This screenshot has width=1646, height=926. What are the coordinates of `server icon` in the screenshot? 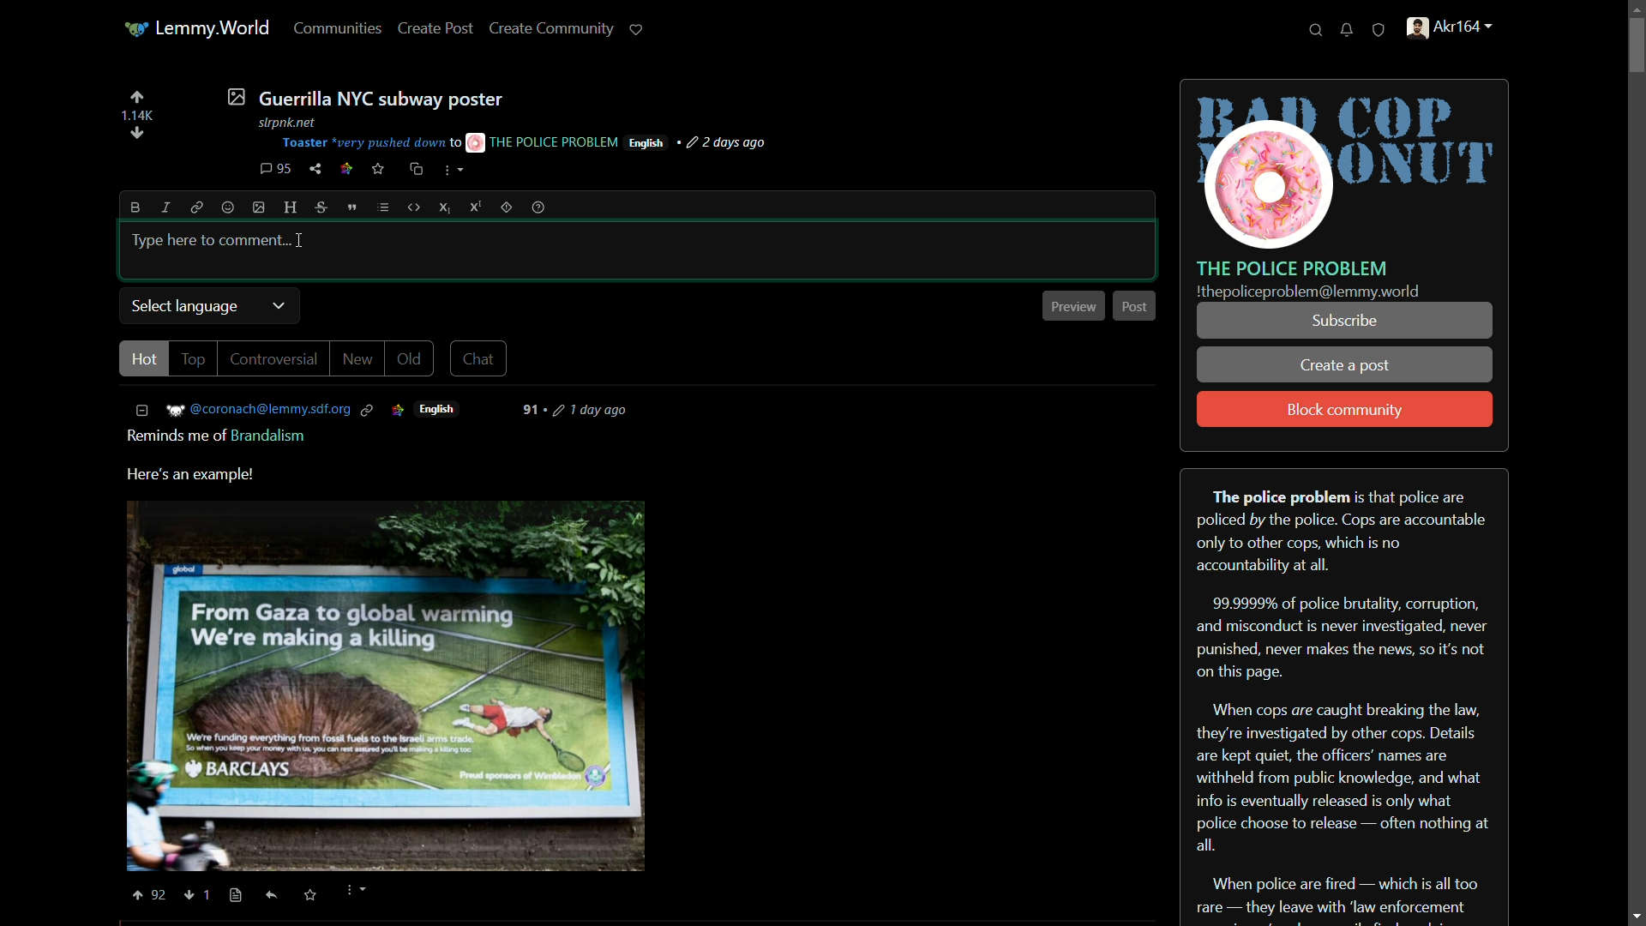 It's located at (1346, 165).